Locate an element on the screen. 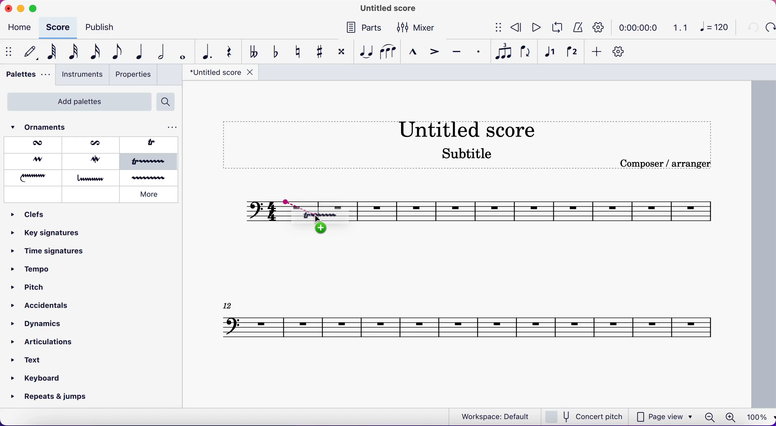 The image size is (776, 426). 100% is located at coordinates (758, 418).